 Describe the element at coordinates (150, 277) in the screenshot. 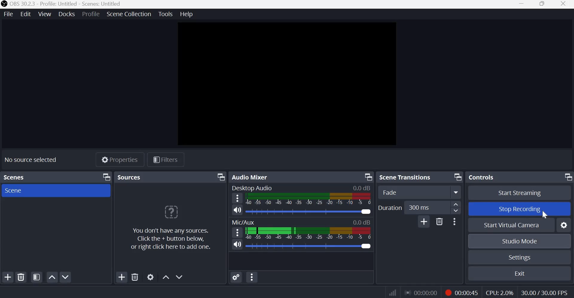

I see `Open source properties` at that location.